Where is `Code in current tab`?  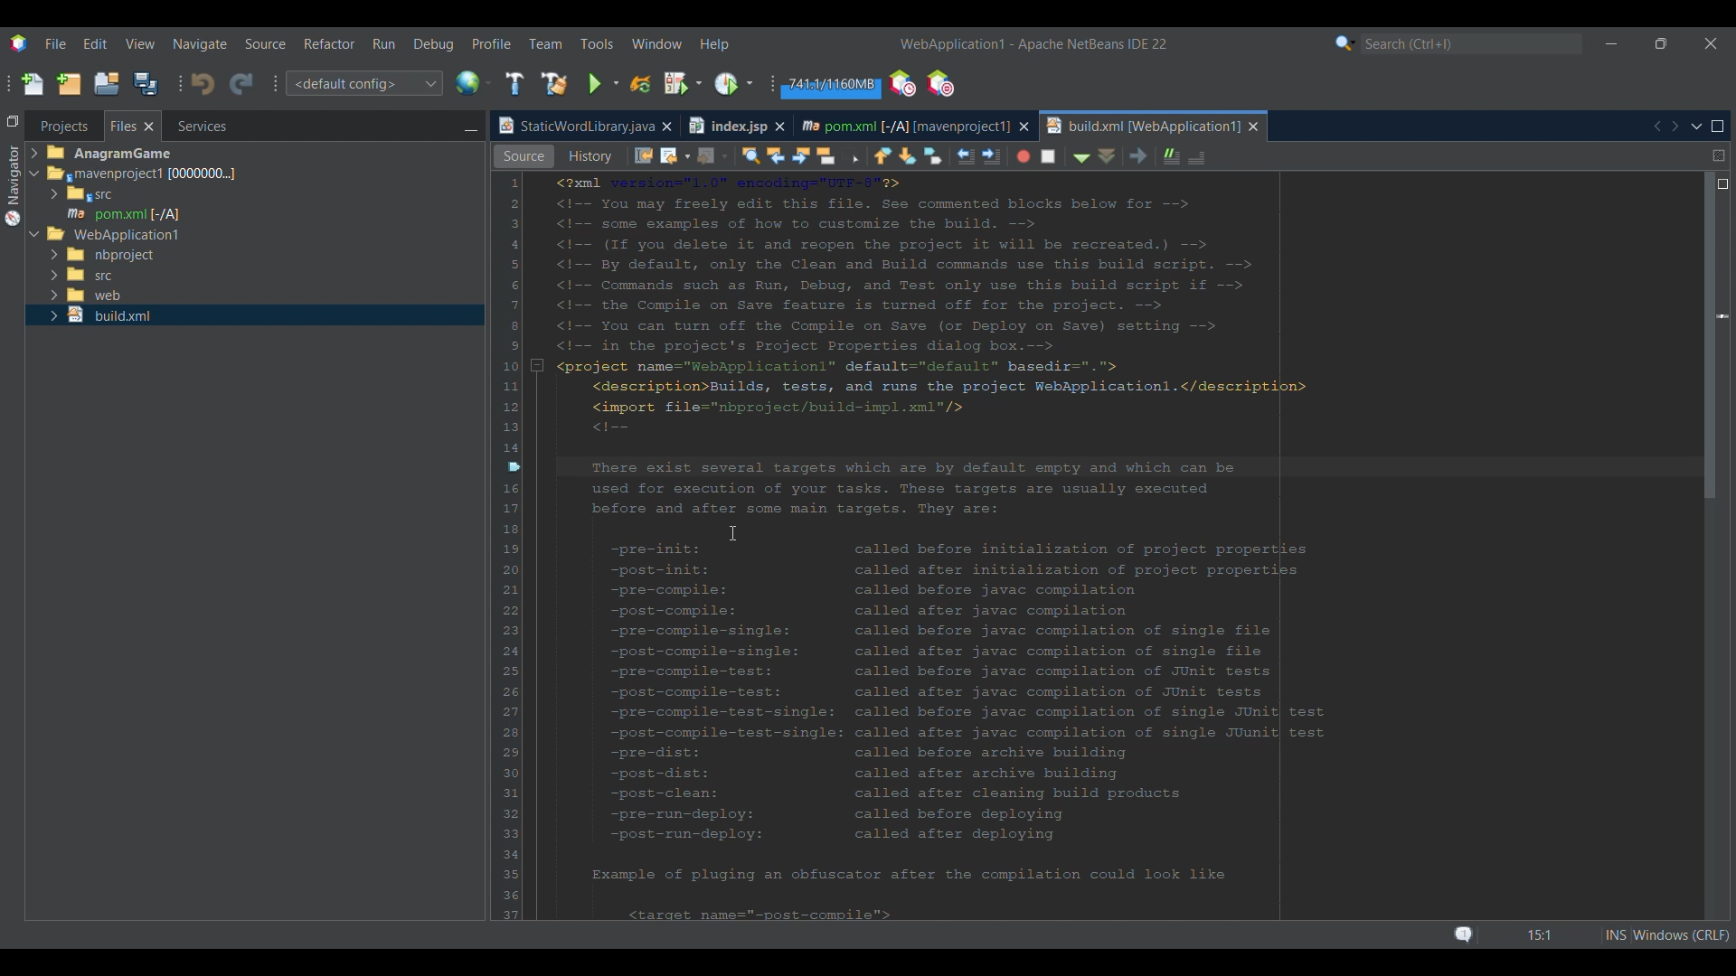 Code in current tab is located at coordinates (1113, 545).